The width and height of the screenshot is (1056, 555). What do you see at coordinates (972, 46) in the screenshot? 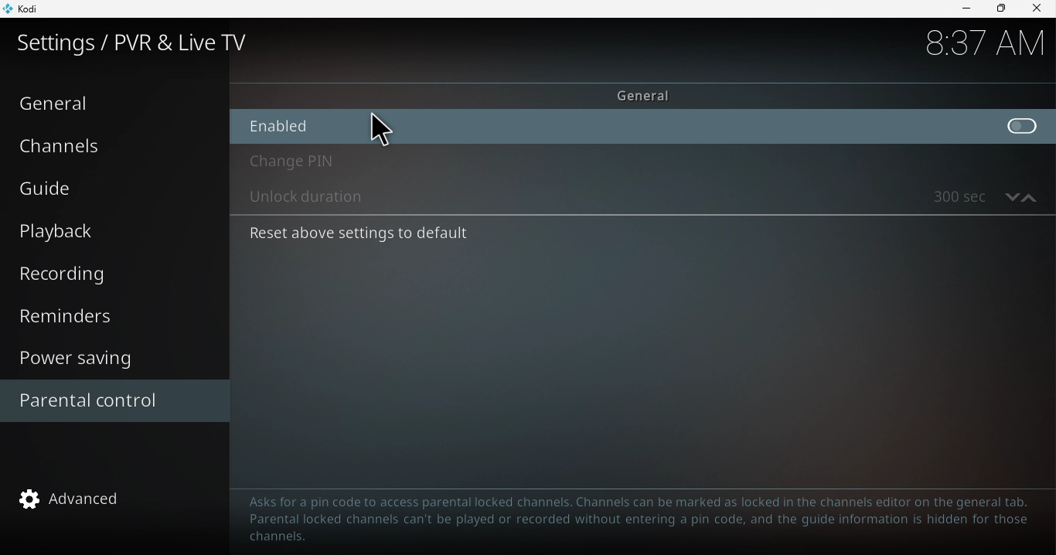
I see `time` at bounding box center [972, 46].